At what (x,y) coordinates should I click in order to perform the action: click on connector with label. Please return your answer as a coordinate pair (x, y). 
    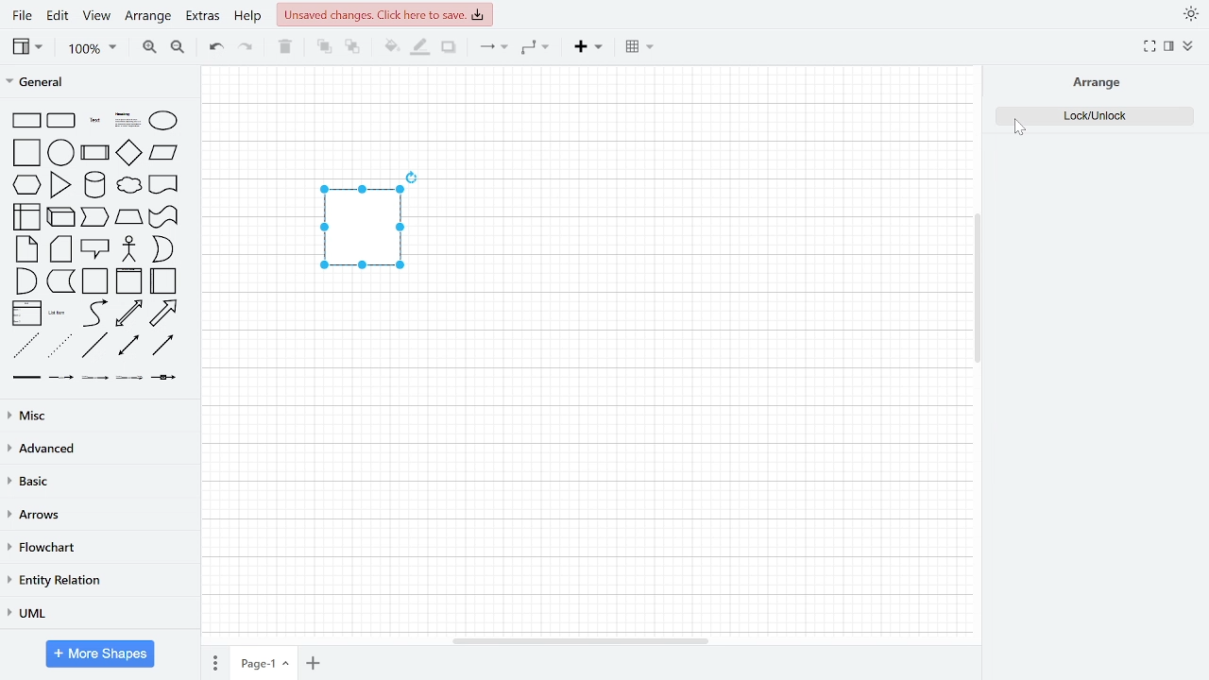
    Looking at the image, I should click on (60, 378).